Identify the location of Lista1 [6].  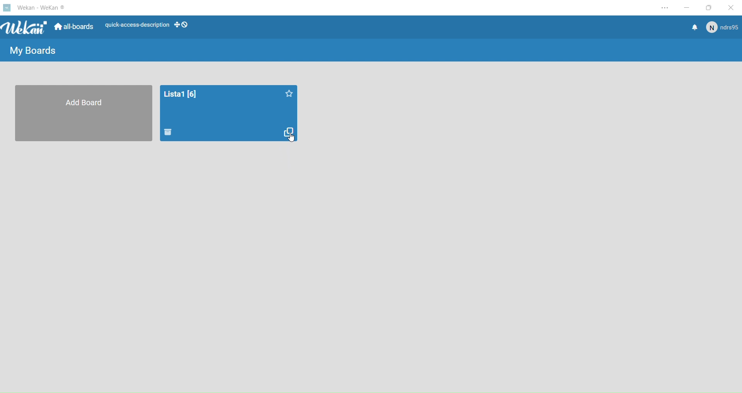
(180, 93).